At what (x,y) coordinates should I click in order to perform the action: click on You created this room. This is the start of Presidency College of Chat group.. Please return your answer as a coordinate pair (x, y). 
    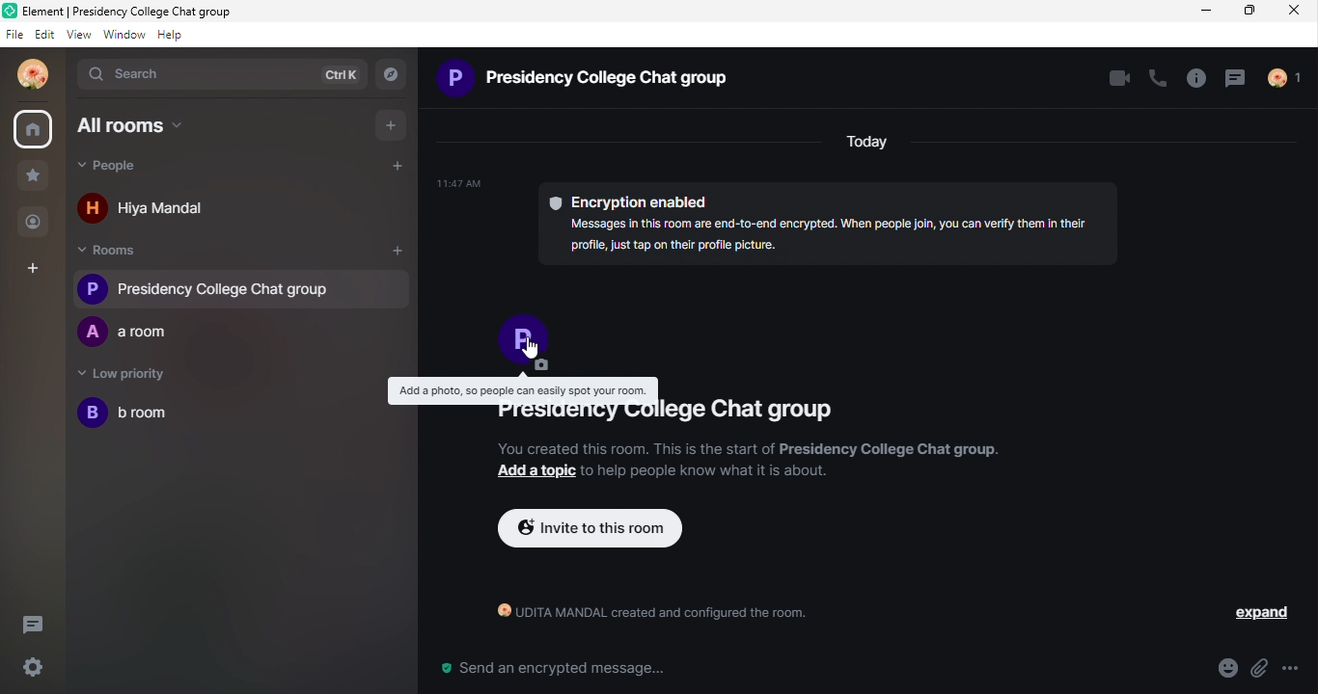
    Looking at the image, I should click on (744, 449).